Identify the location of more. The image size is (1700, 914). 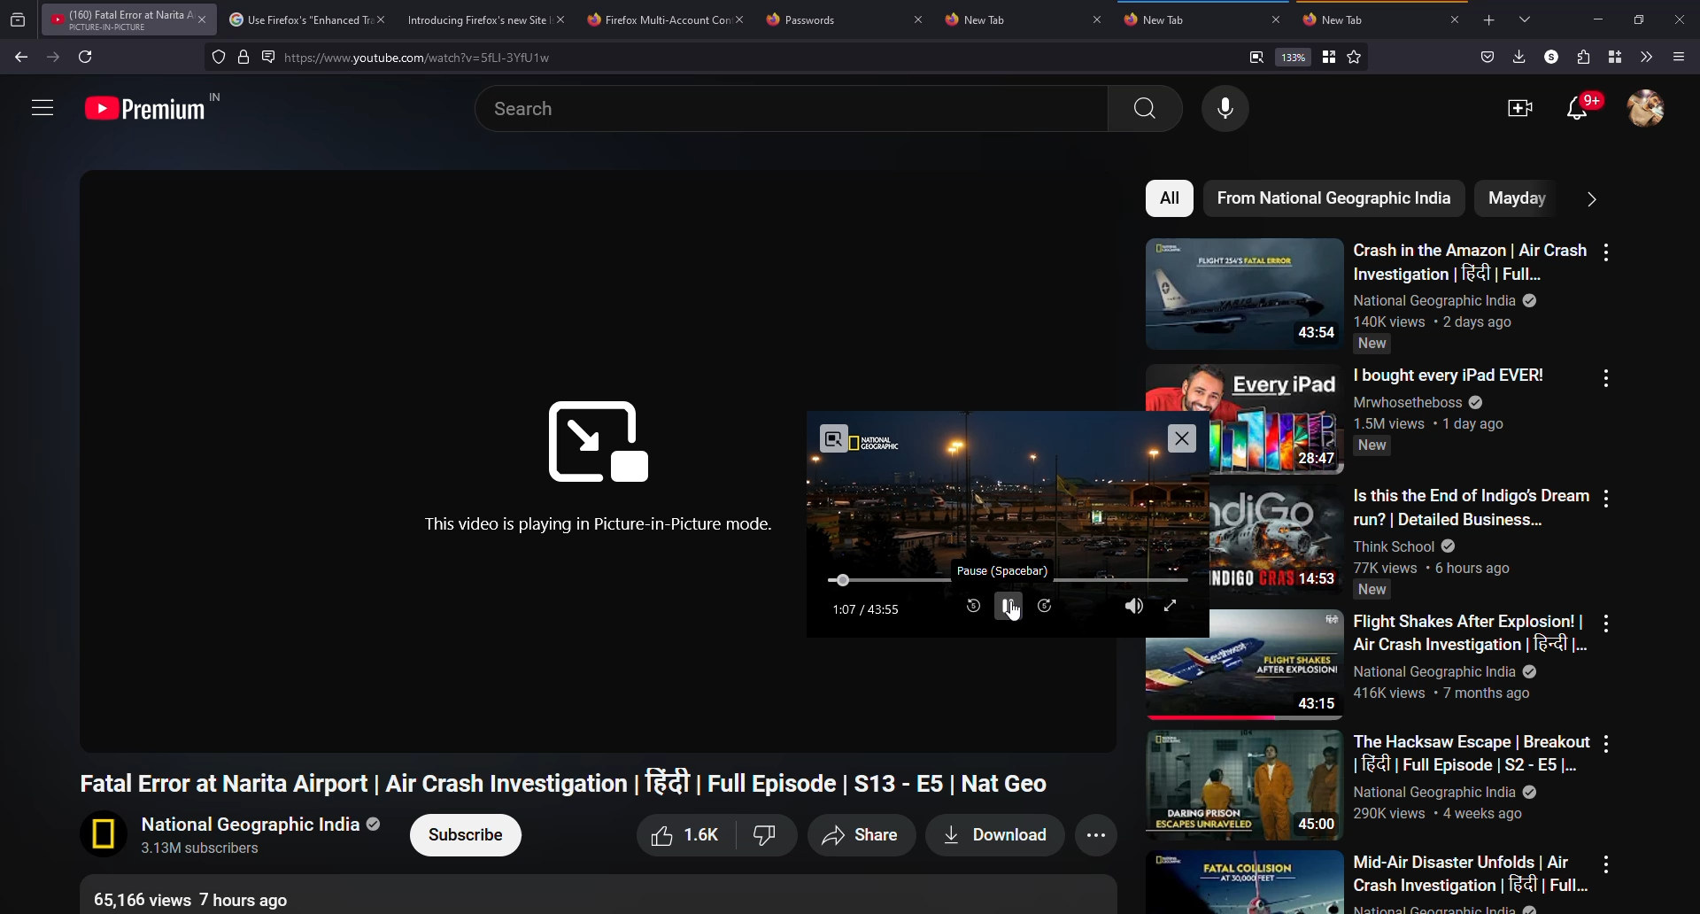
(1607, 743).